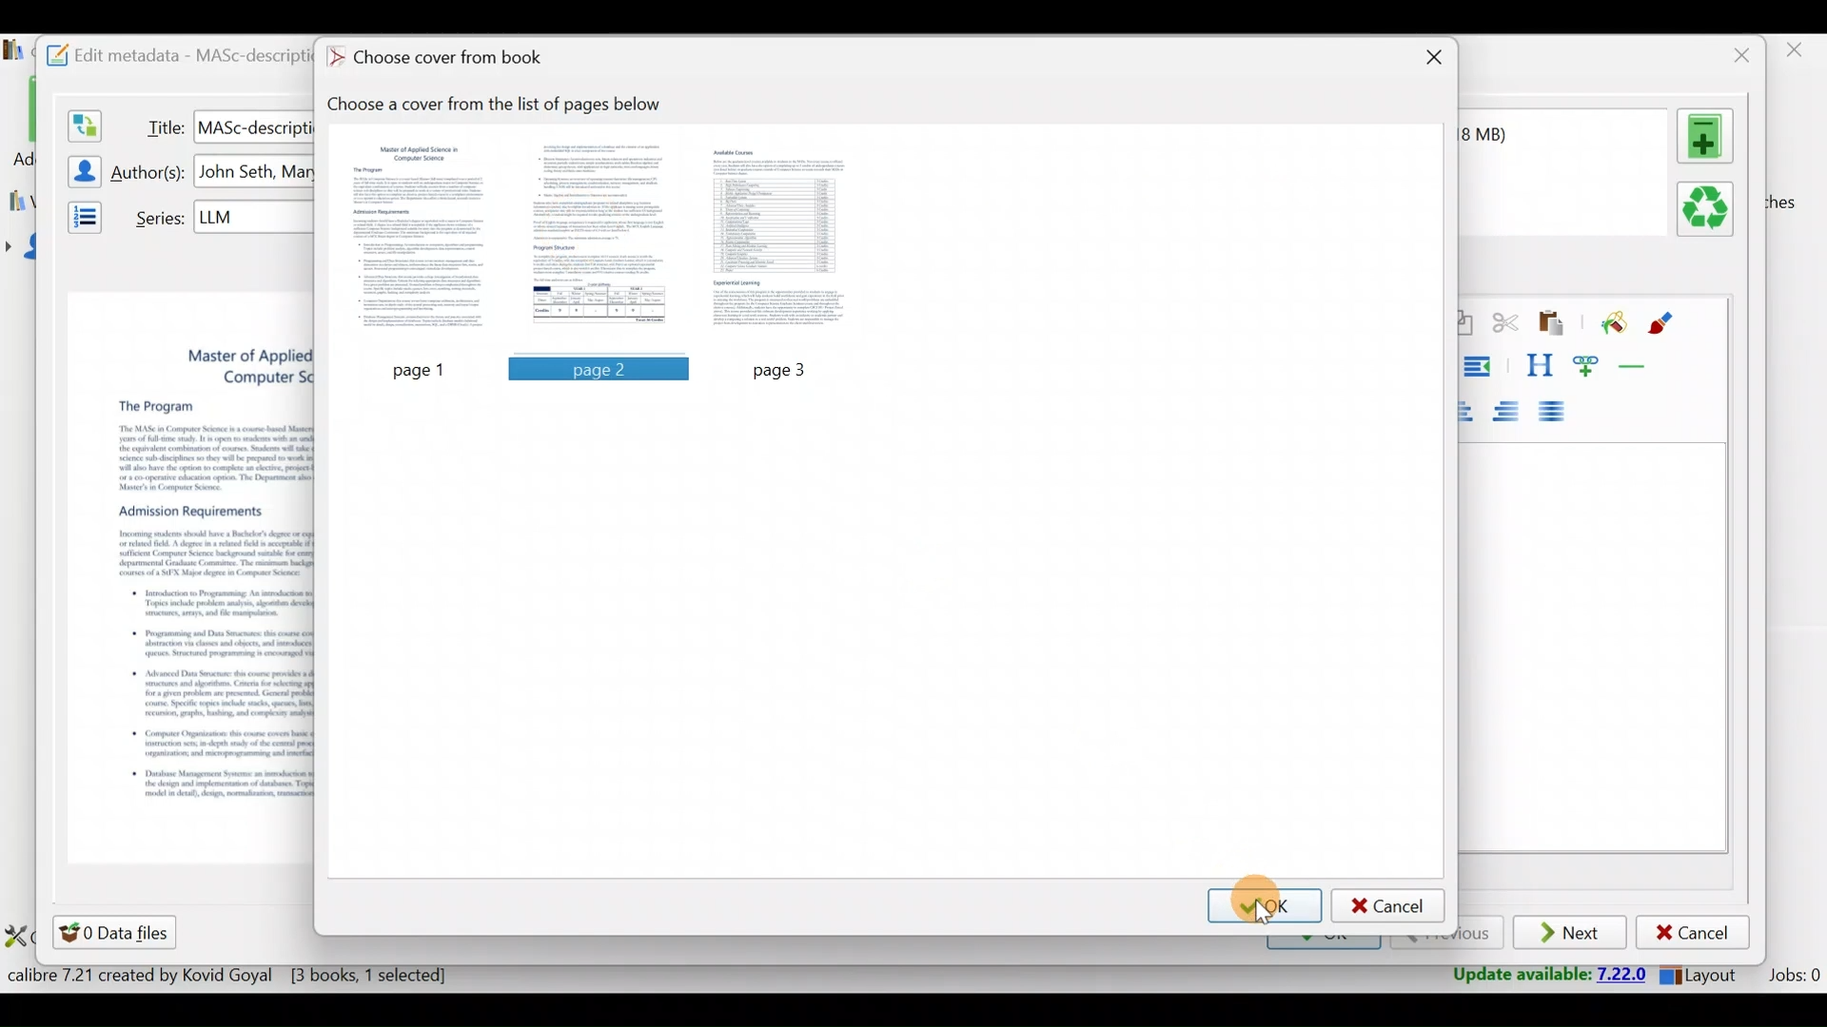 The image size is (1827, 1027). I want to click on Title, so click(161, 124).